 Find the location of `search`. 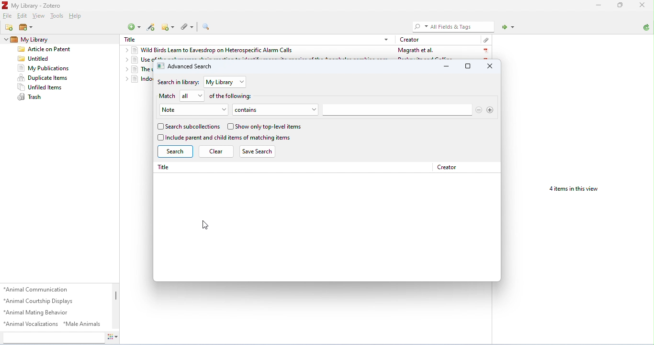

search is located at coordinates (175, 152).